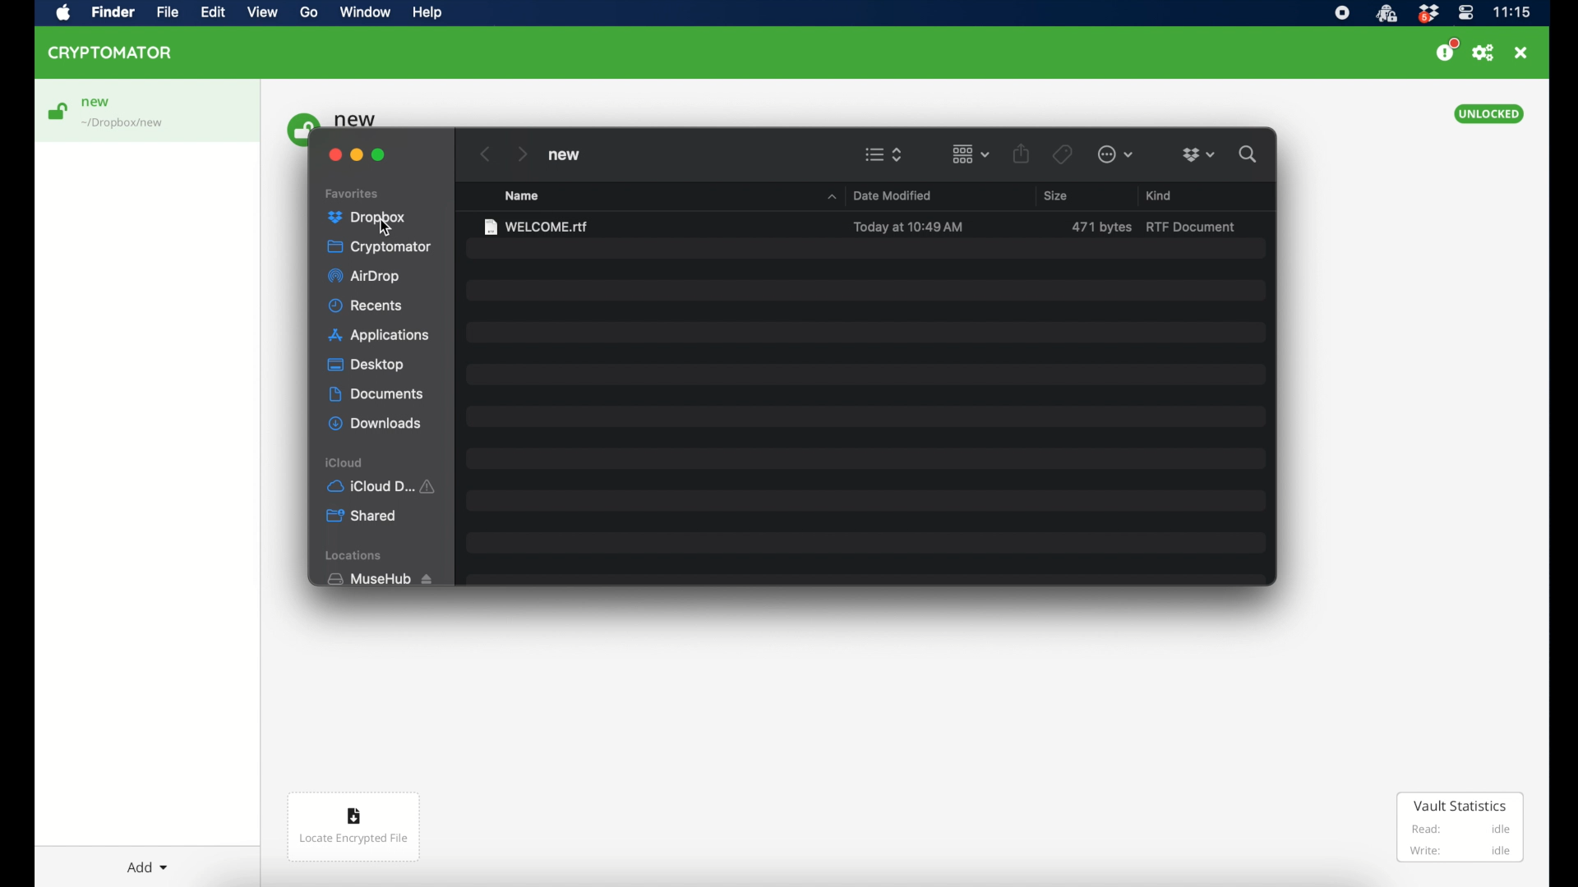 Image resolution: width=1578 pixels, height=887 pixels. Describe the element at coordinates (1101, 227) in the screenshot. I see `size` at that location.